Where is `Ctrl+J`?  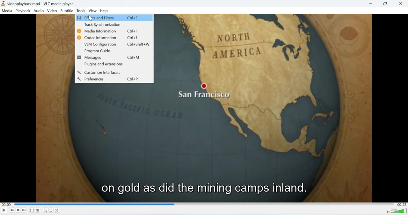
Ctrl+J is located at coordinates (134, 38).